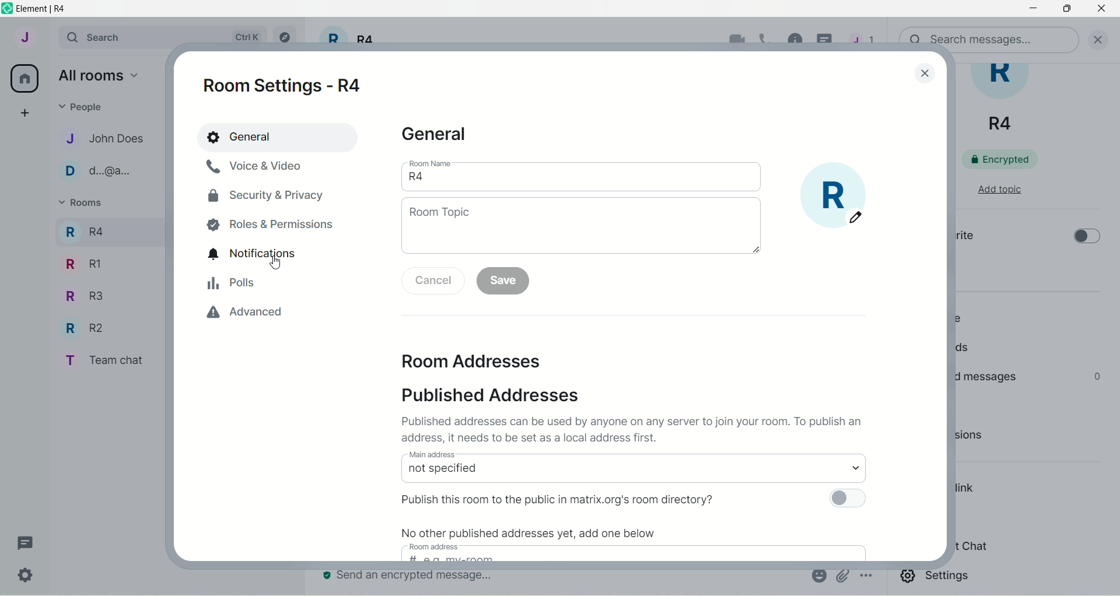  What do you see at coordinates (961, 318) in the screenshot?
I see `people` at bounding box center [961, 318].